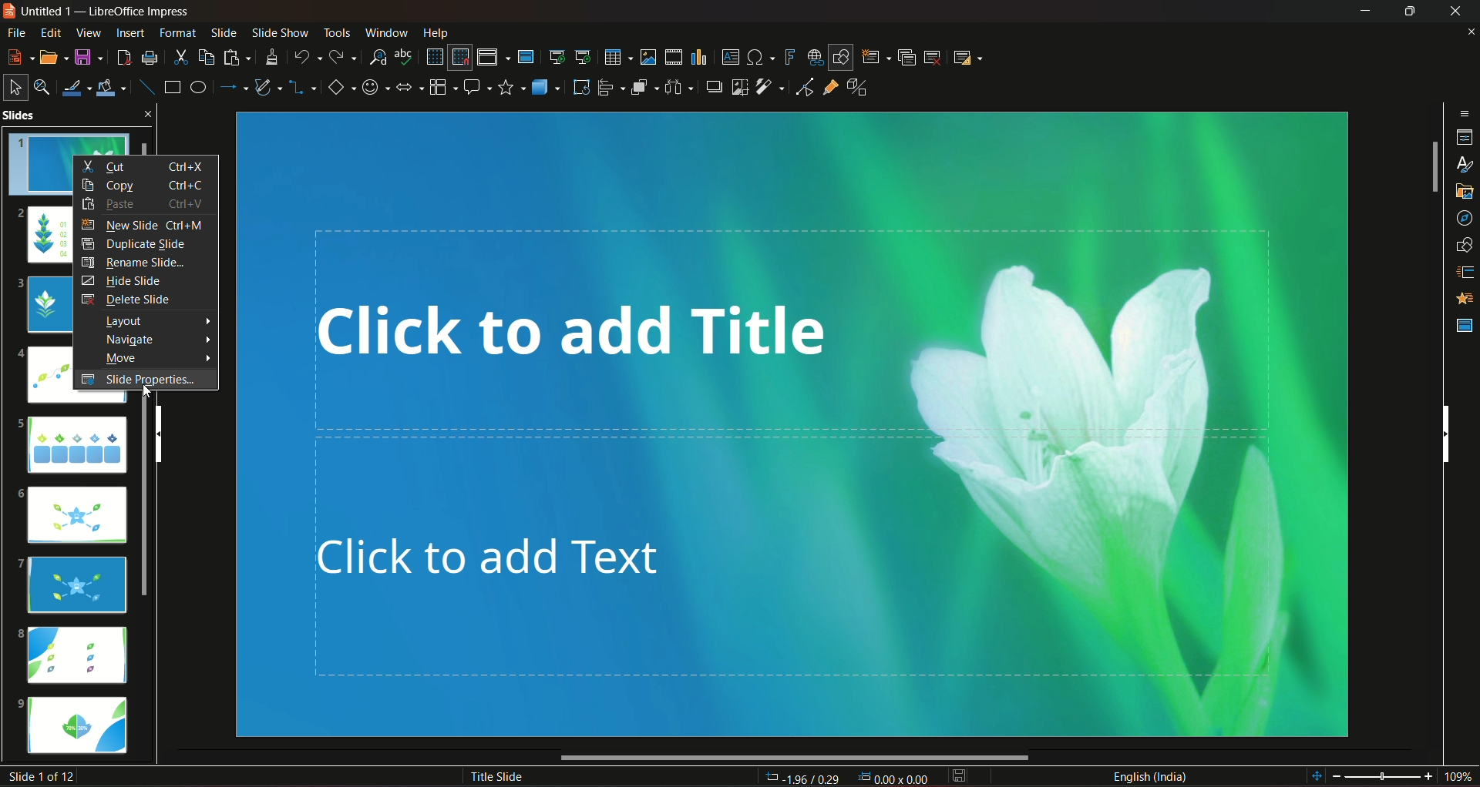 This screenshot has width=1480, height=787. Describe the element at coordinates (192, 226) in the screenshot. I see `ctrl+m` at that location.